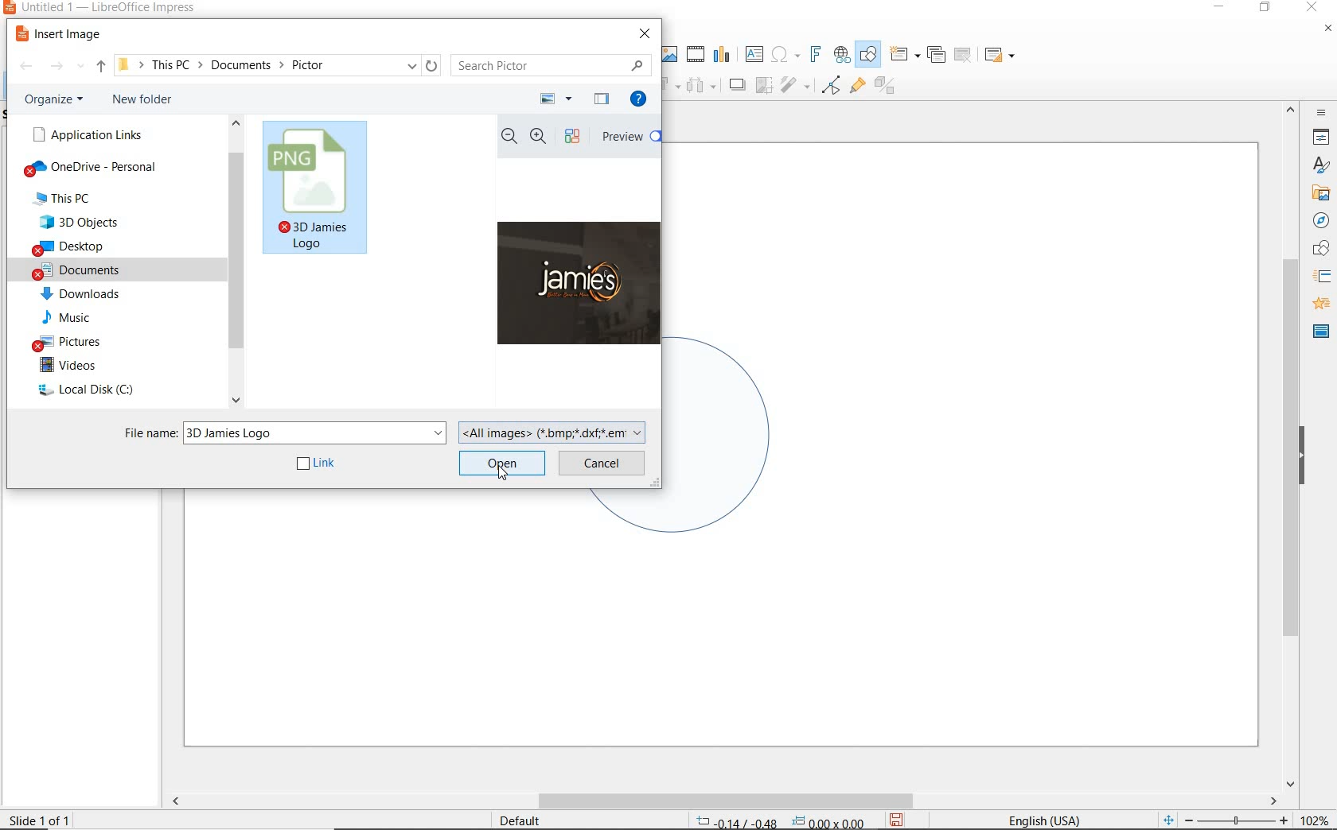  What do you see at coordinates (842, 55) in the screenshot?
I see `insert hyperlink` at bounding box center [842, 55].